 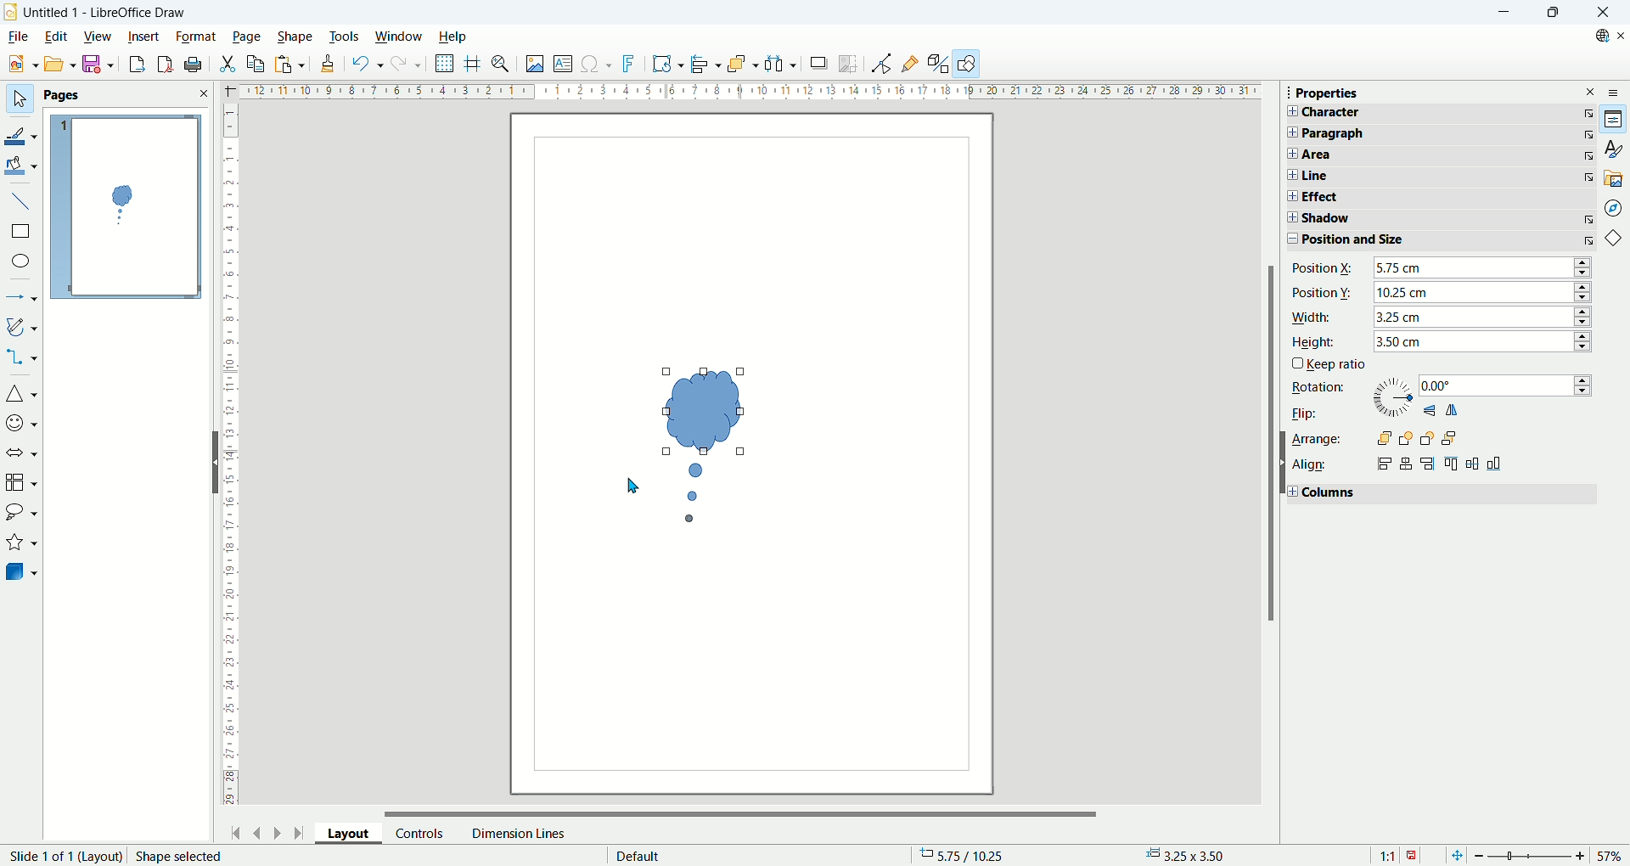 I want to click on select, so click(x=19, y=100).